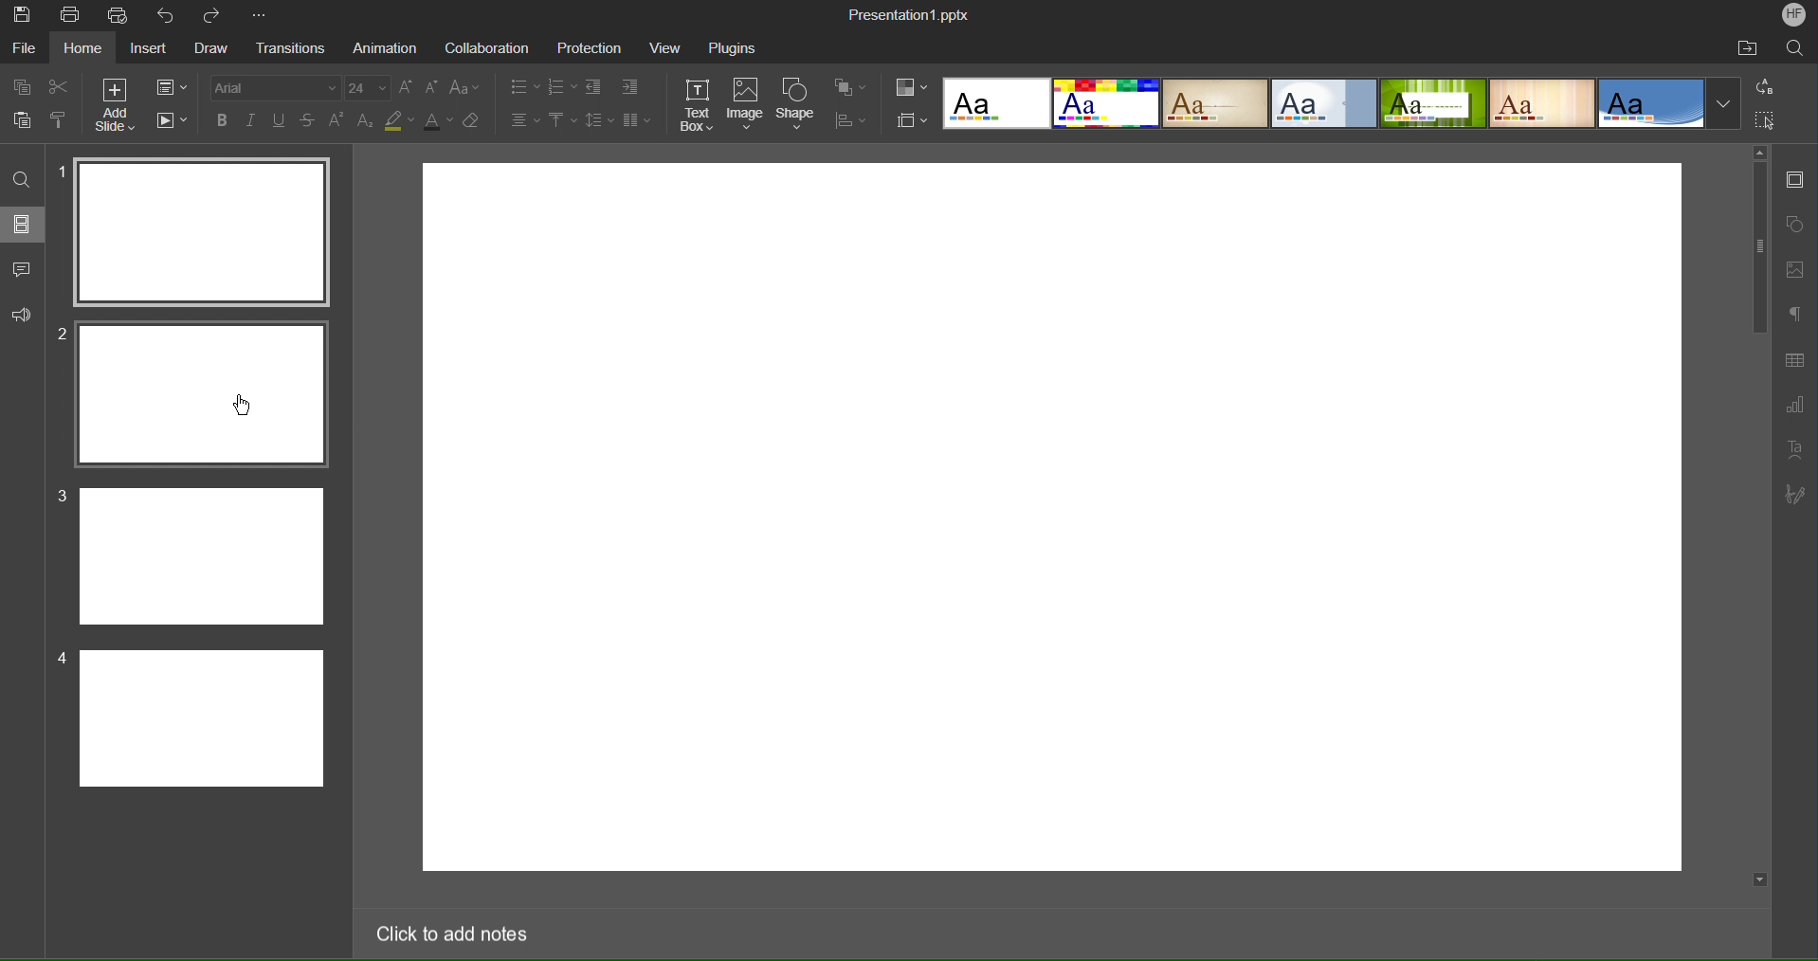 The height and width of the screenshot is (961, 1818). Describe the element at coordinates (21, 15) in the screenshot. I see `Save` at that location.